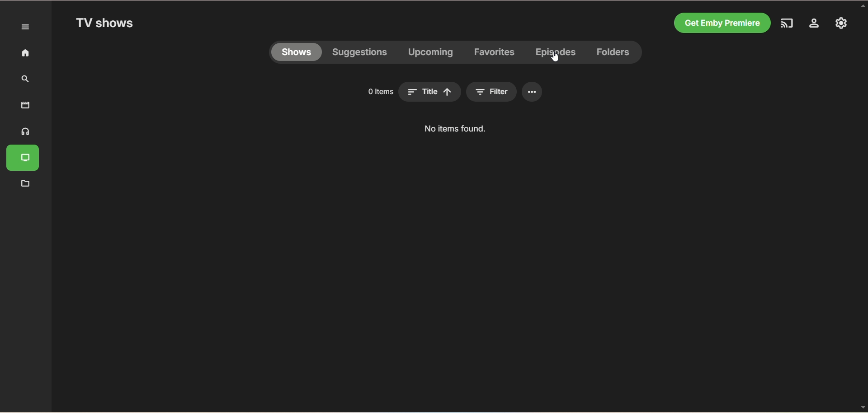  What do you see at coordinates (494, 91) in the screenshot?
I see `filter` at bounding box center [494, 91].